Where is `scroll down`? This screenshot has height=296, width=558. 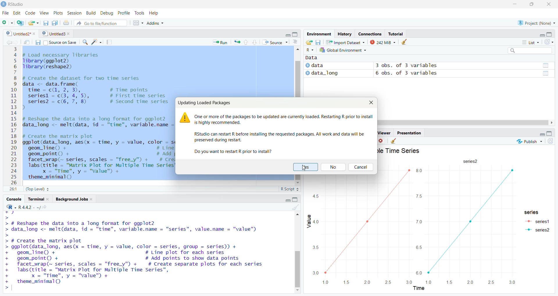 scroll down is located at coordinates (298, 183).